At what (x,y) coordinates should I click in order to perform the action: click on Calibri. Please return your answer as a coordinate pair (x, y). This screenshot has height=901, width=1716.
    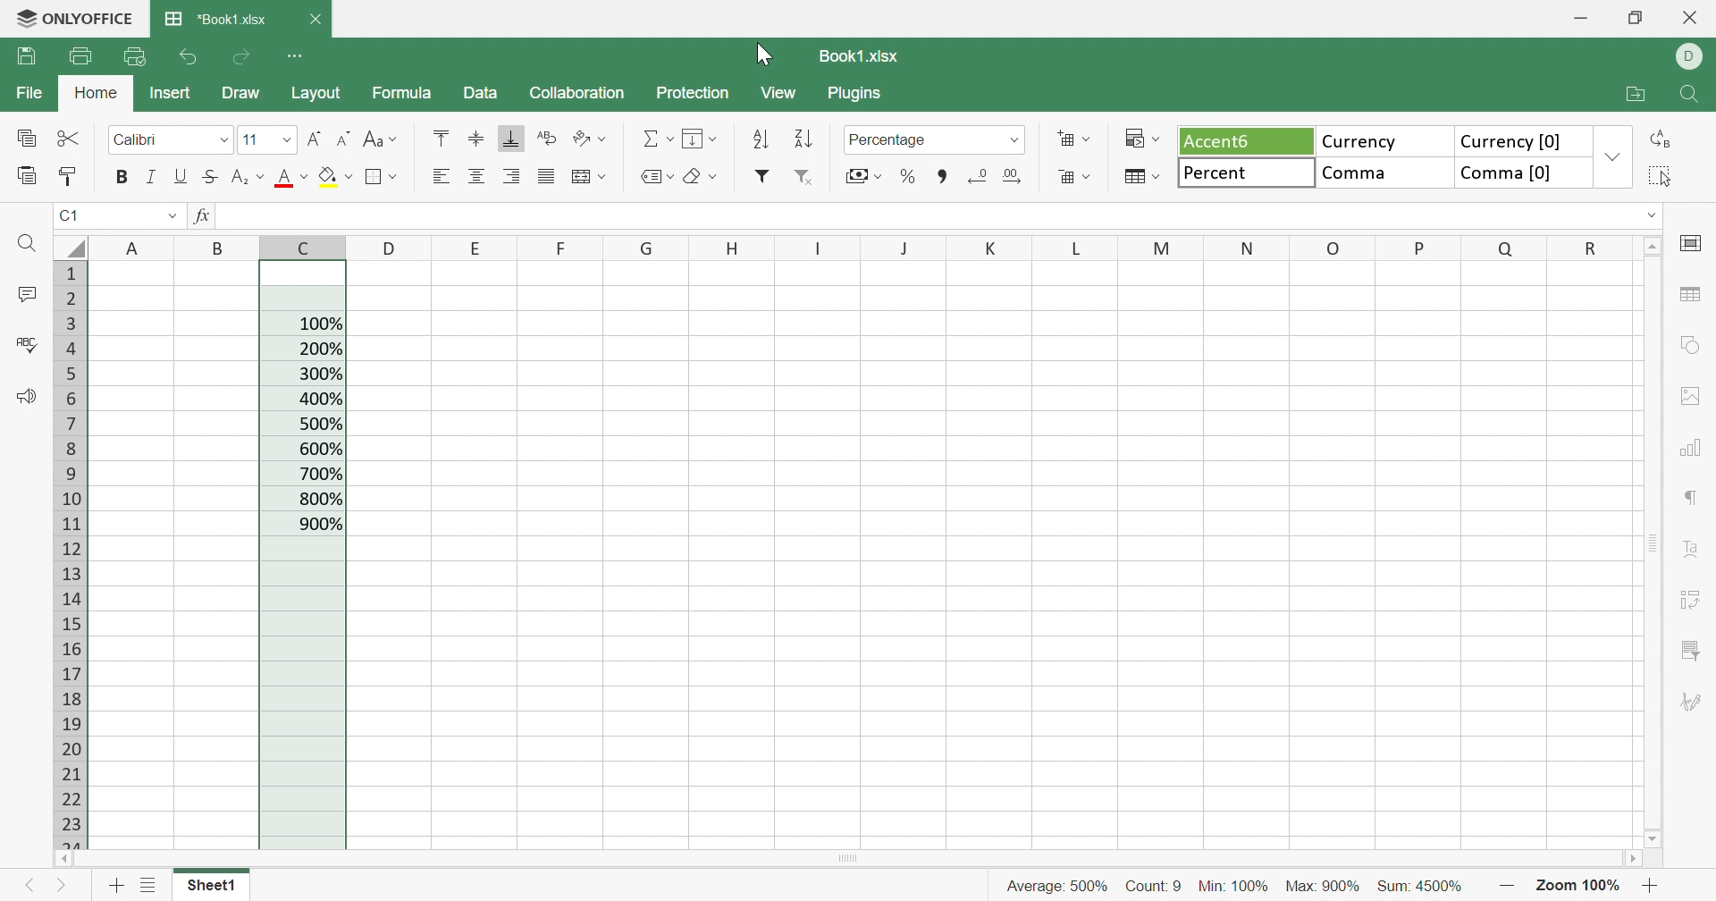
    Looking at the image, I should click on (137, 139).